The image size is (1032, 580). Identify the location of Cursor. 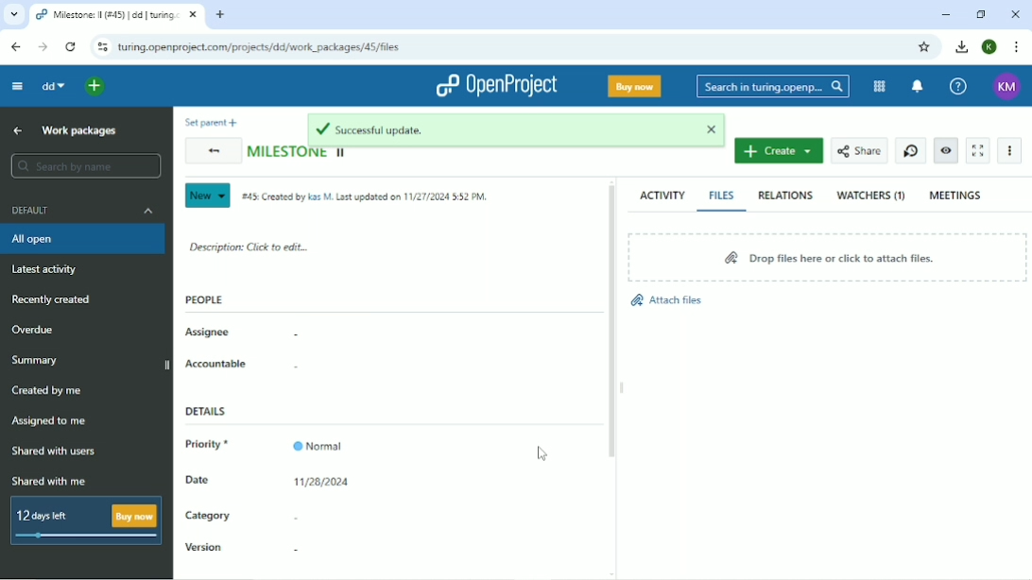
(543, 454).